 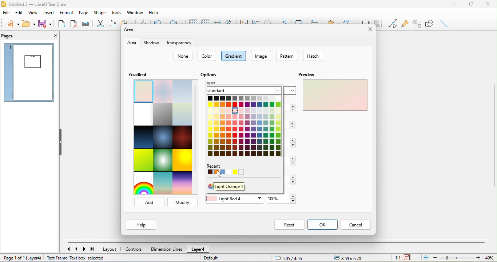 What do you see at coordinates (194, 21) in the screenshot?
I see `display to grids` at bounding box center [194, 21].